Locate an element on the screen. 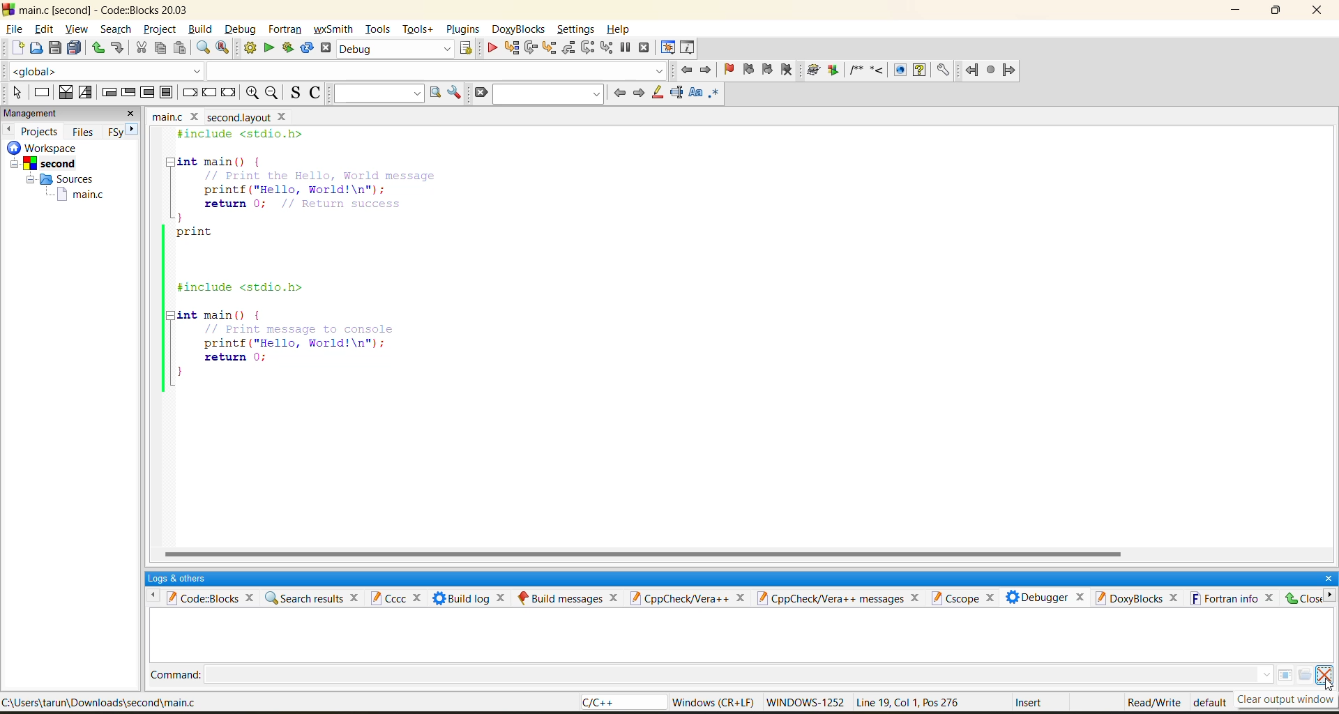 Image resolution: width=1339 pixels, height=714 pixels. Command: is located at coordinates (184, 676).